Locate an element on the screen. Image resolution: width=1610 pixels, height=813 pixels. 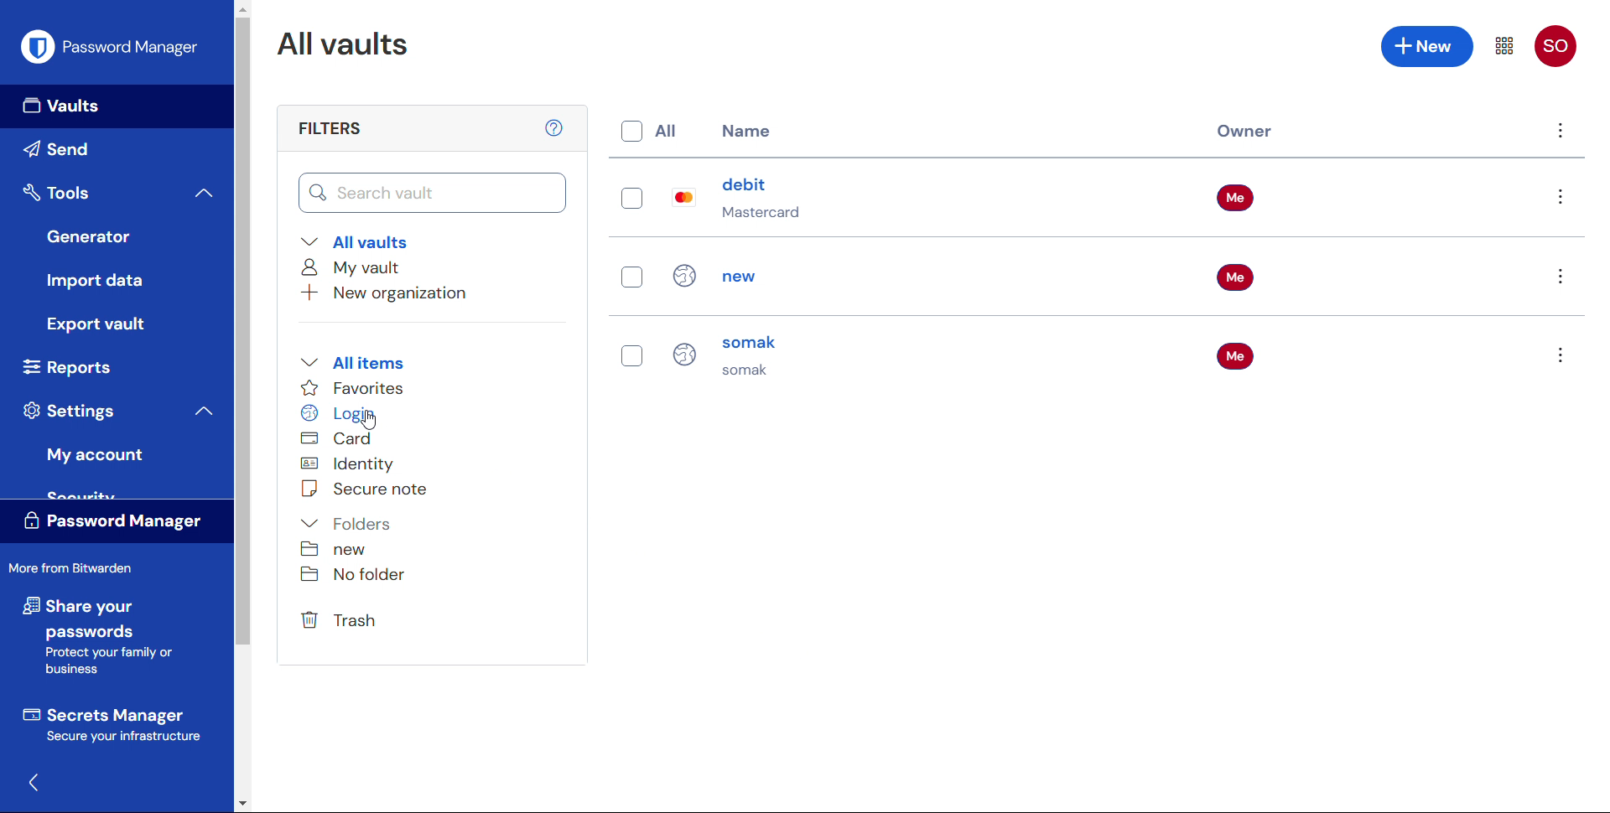
New  is located at coordinates (332, 549).